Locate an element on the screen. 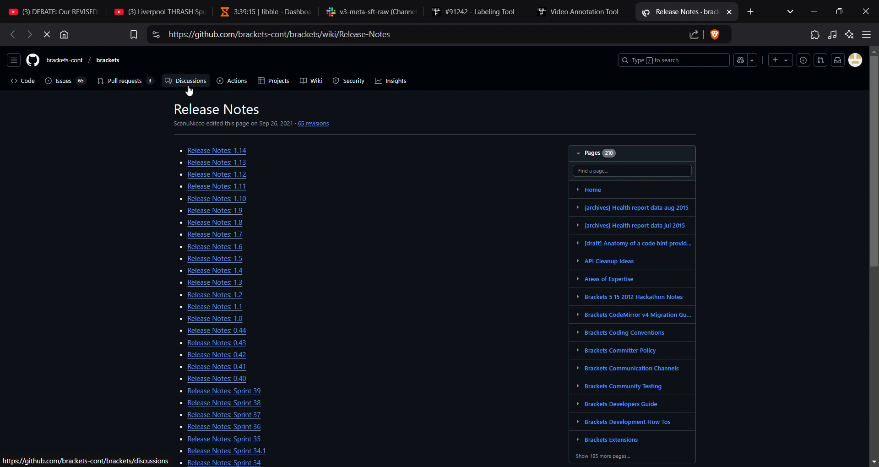 Image resolution: width=879 pixels, height=467 pixels. o Release Notes: 1.13 is located at coordinates (200, 163).